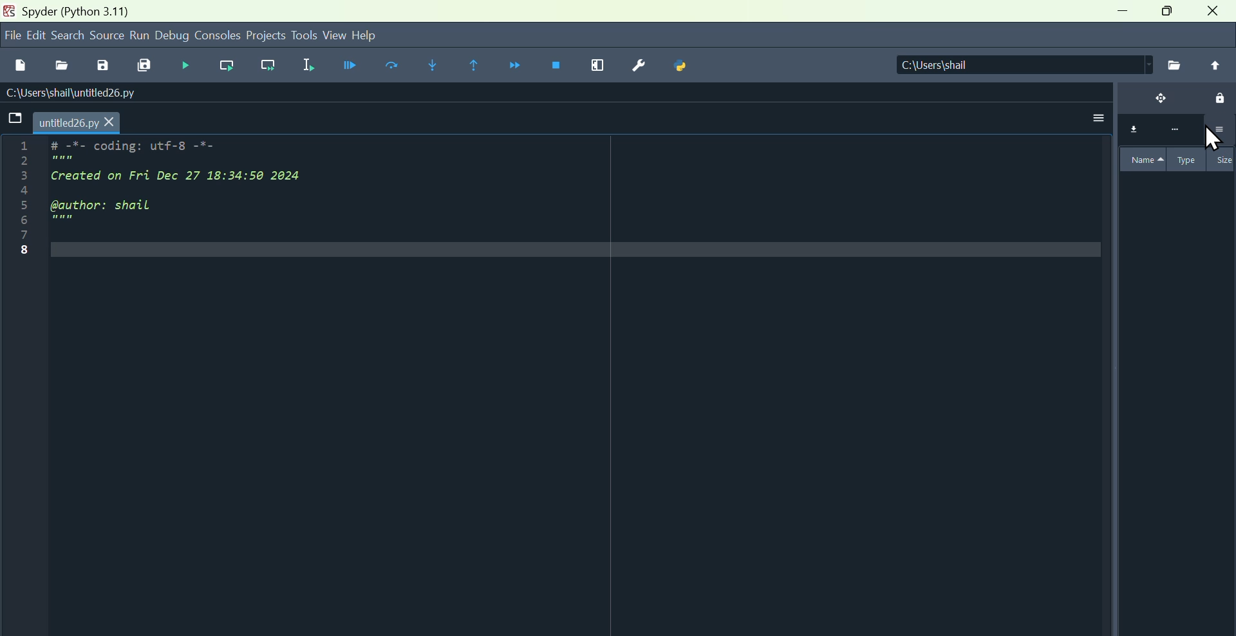 The height and width of the screenshot is (636, 1236). Describe the element at coordinates (1215, 65) in the screenshot. I see `upload` at that location.